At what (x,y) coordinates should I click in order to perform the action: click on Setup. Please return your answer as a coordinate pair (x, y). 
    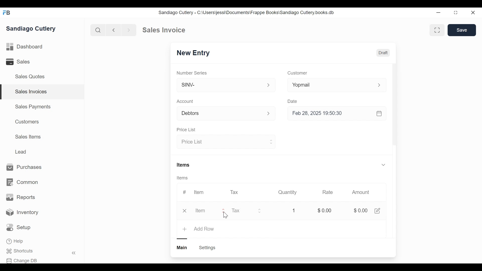
    Looking at the image, I should click on (19, 227).